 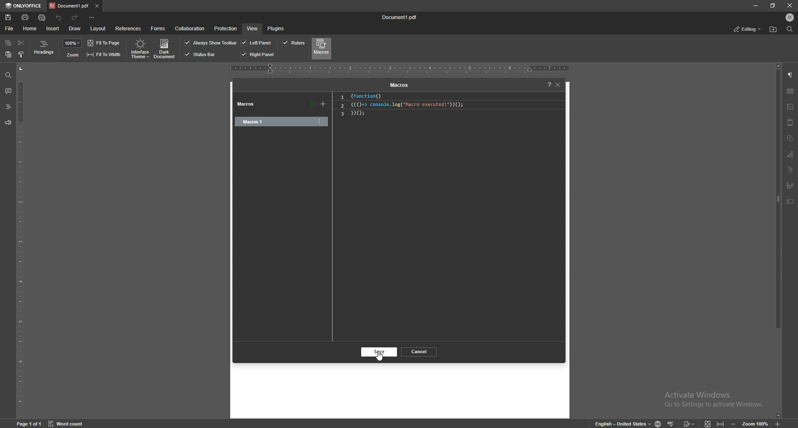 What do you see at coordinates (547, 85) in the screenshot?
I see `help` at bounding box center [547, 85].